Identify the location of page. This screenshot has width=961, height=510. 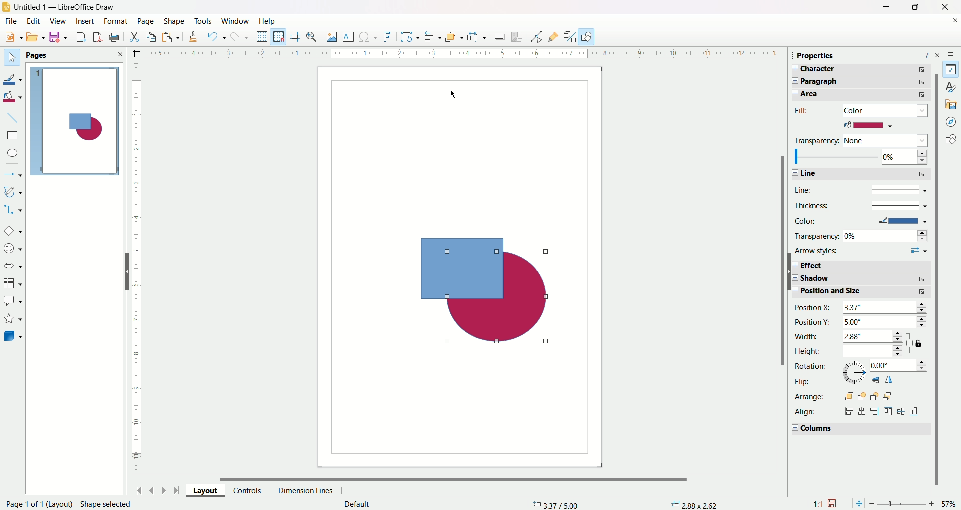
(145, 21).